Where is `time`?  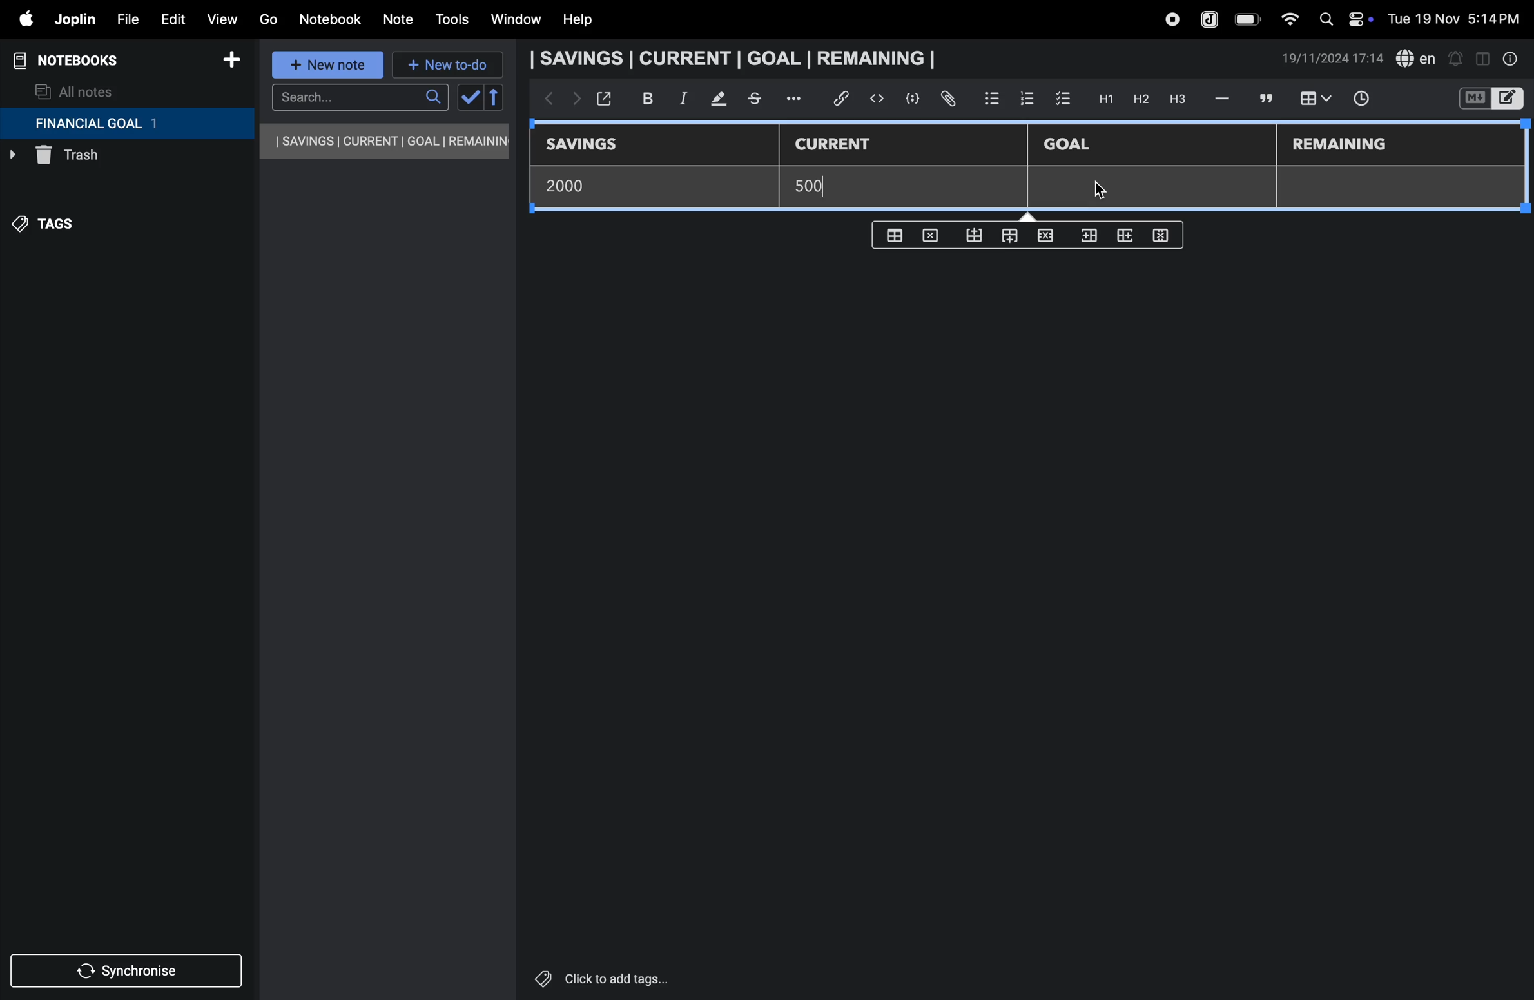
time is located at coordinates (1370, 100).